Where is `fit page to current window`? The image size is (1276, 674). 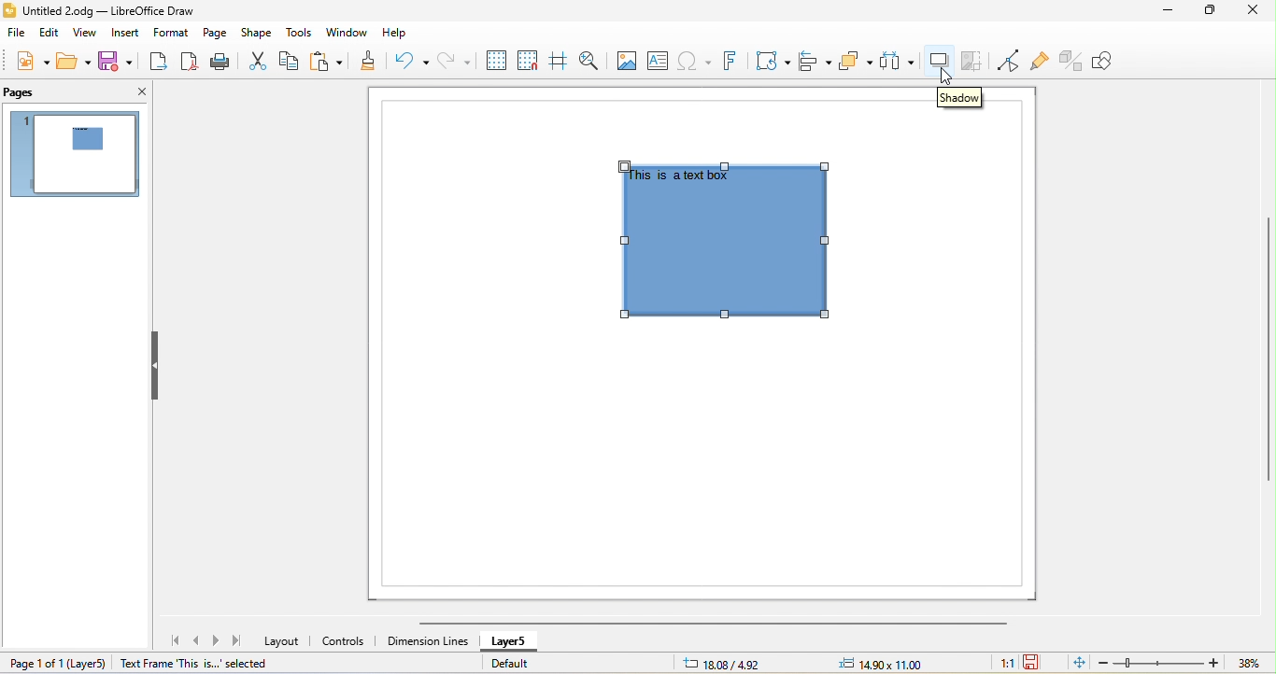 fit page to current window is located at coordinates (1078, 663).